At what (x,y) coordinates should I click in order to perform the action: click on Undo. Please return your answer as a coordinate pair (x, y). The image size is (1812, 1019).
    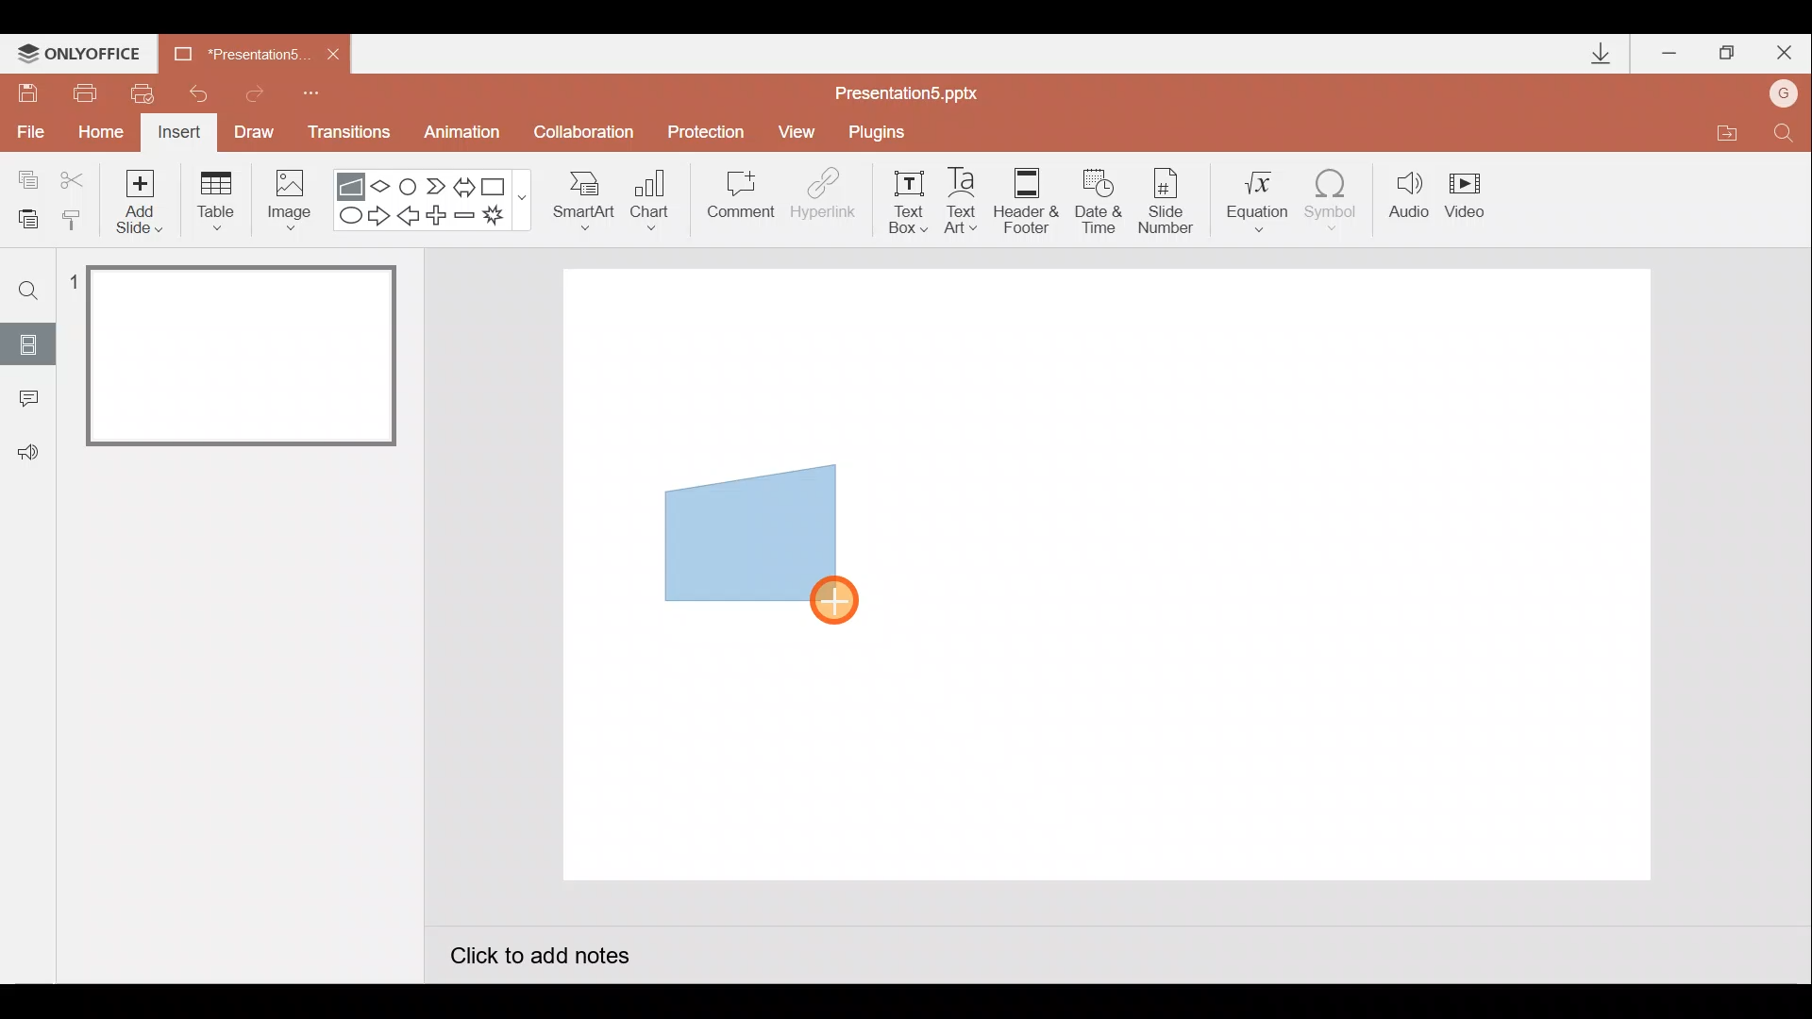
    Looking at the image, I should click on (202, 93).